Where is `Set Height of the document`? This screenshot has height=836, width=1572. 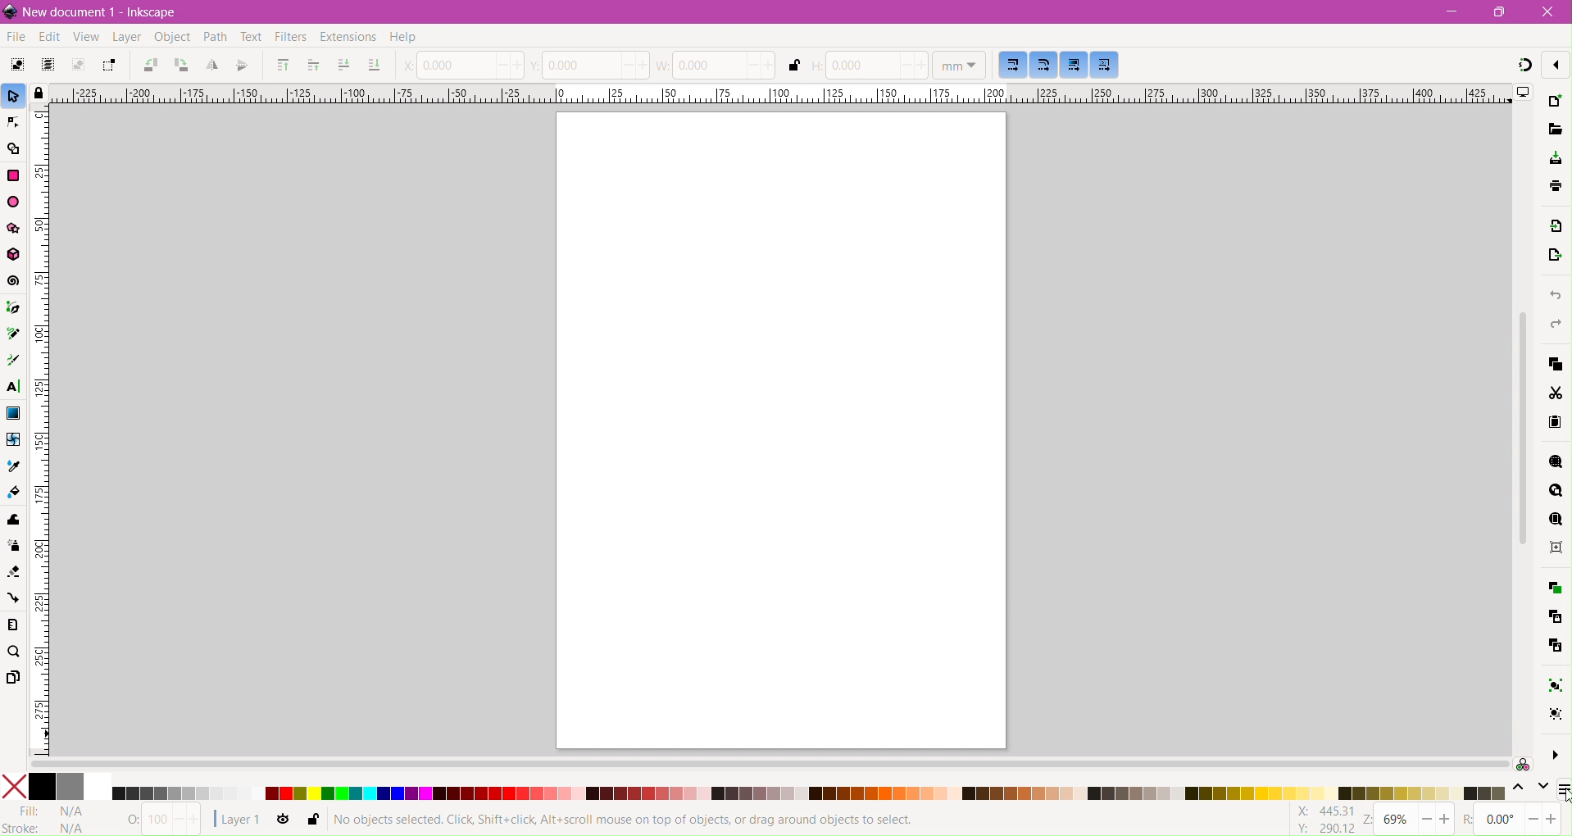 Set Height of the document is located at coordinates (866, 66).